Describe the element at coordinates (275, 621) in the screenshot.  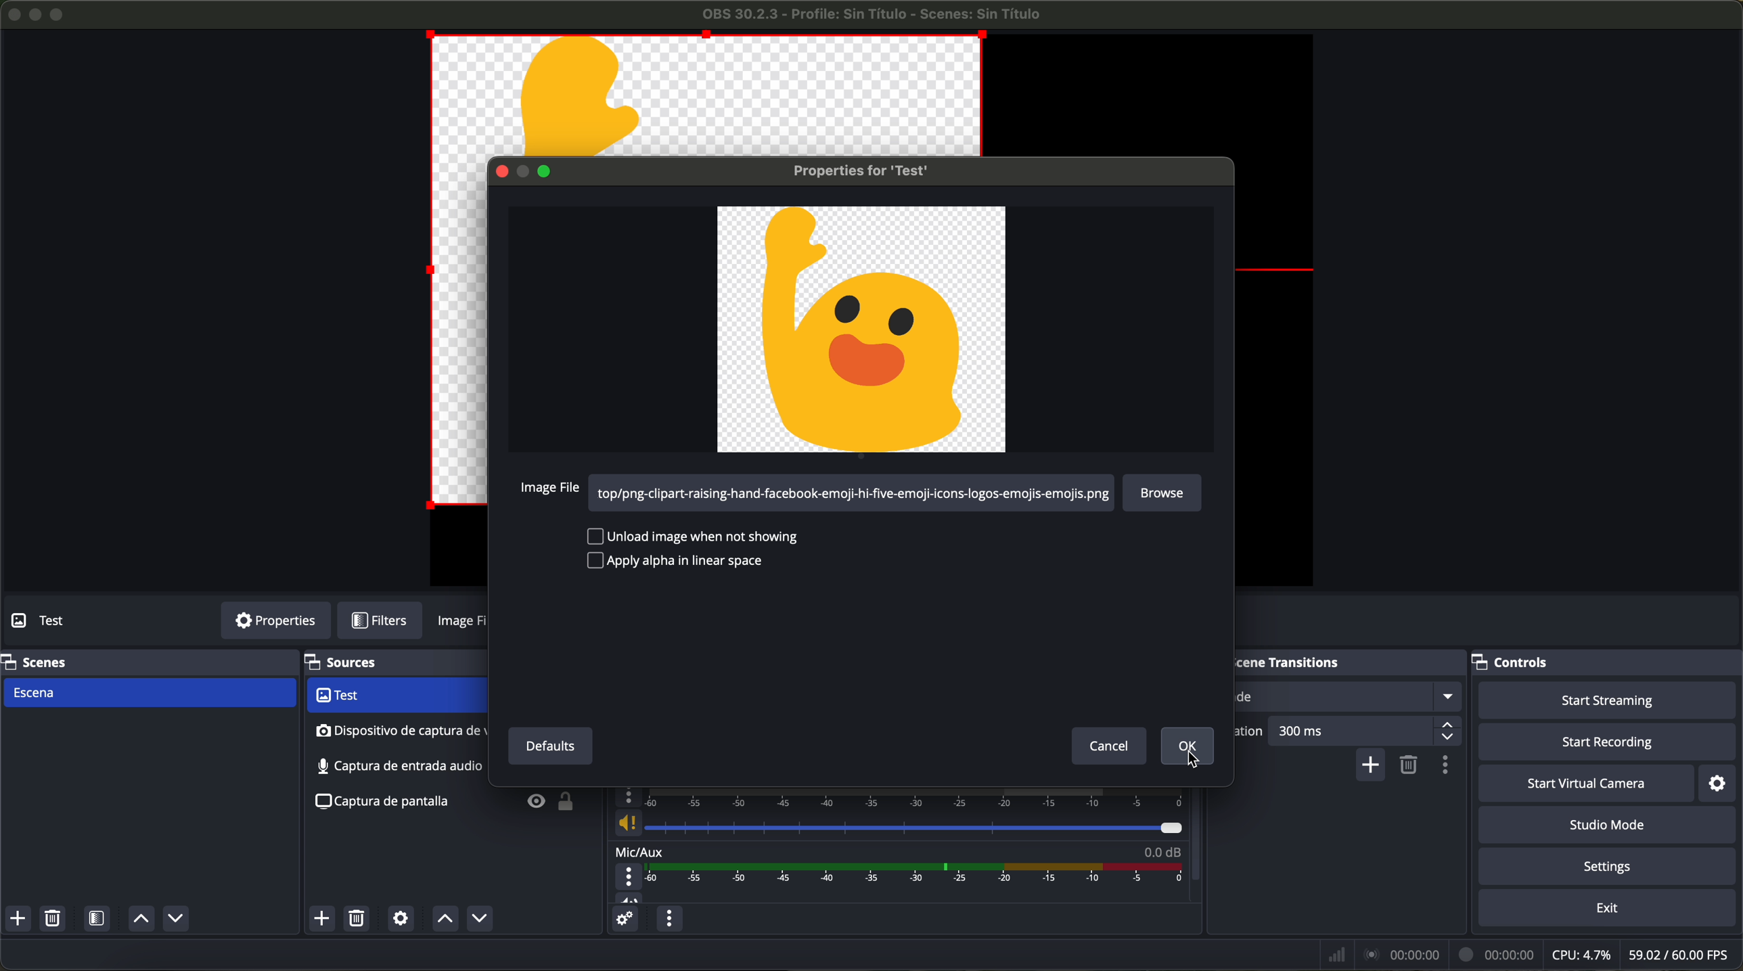
I see `properties` at that location.